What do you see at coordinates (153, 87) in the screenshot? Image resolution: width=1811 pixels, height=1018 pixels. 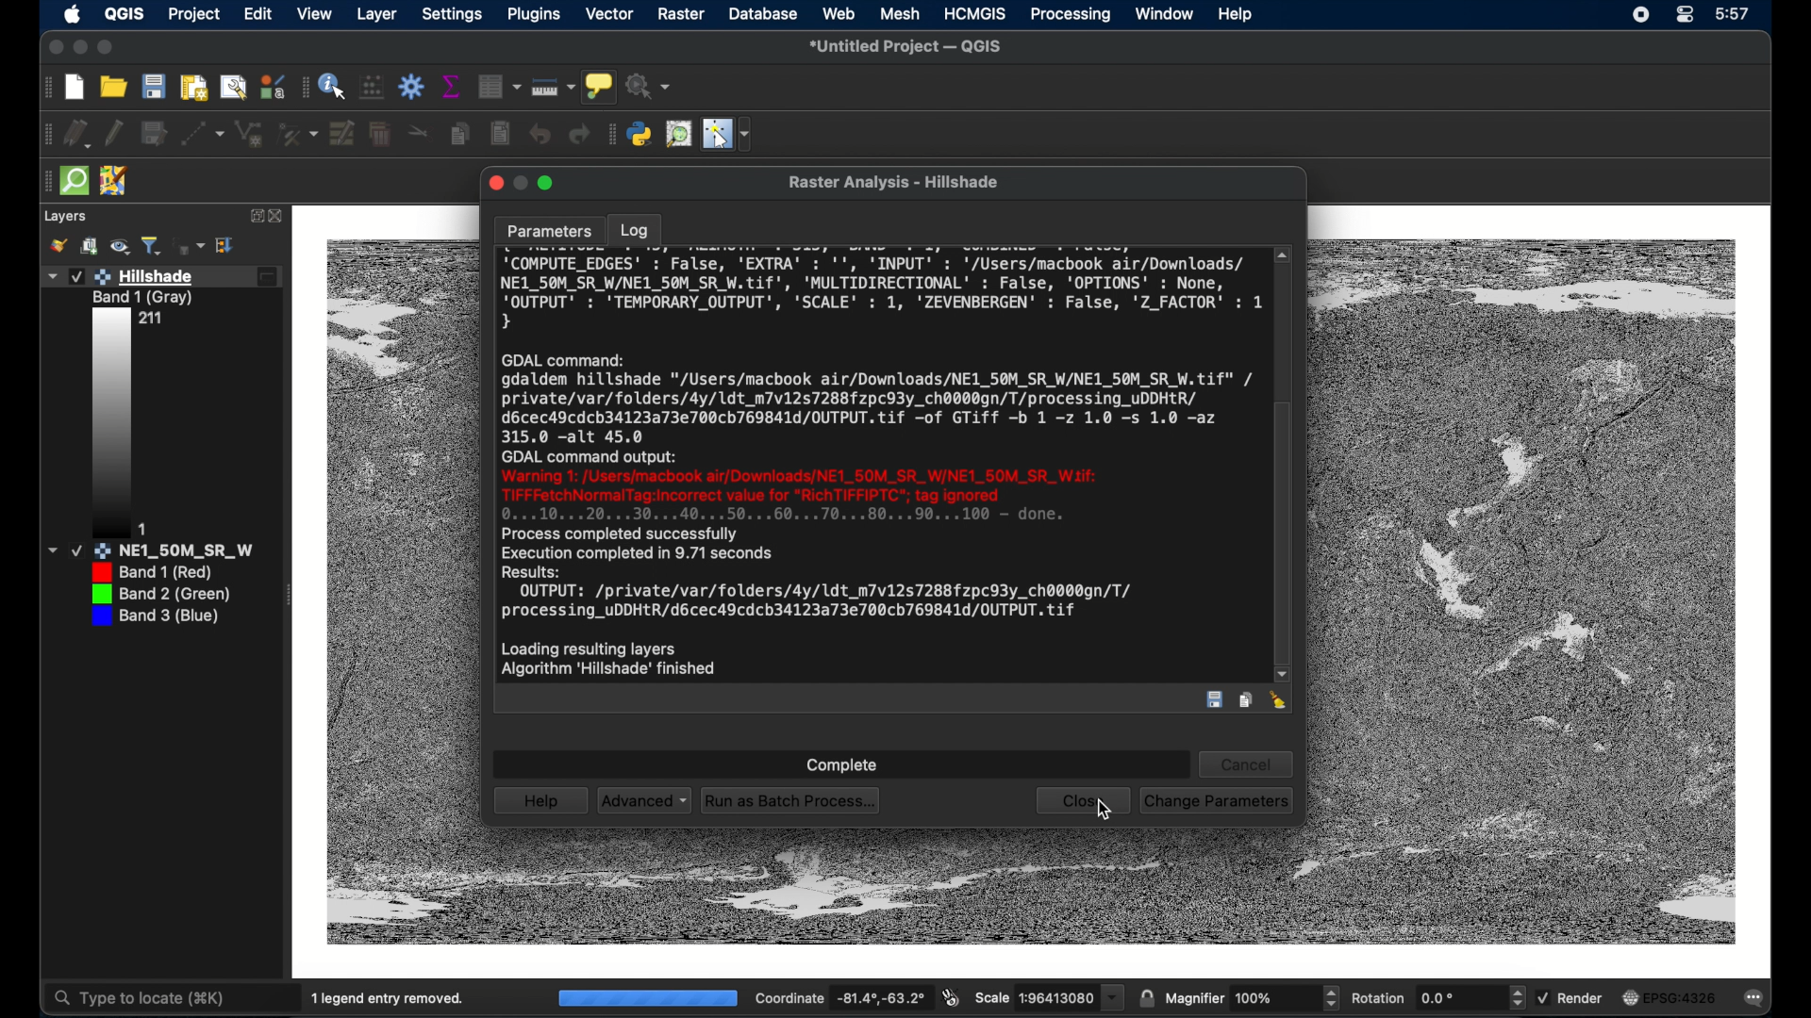 I see `save` at bounding box center [153, 87].